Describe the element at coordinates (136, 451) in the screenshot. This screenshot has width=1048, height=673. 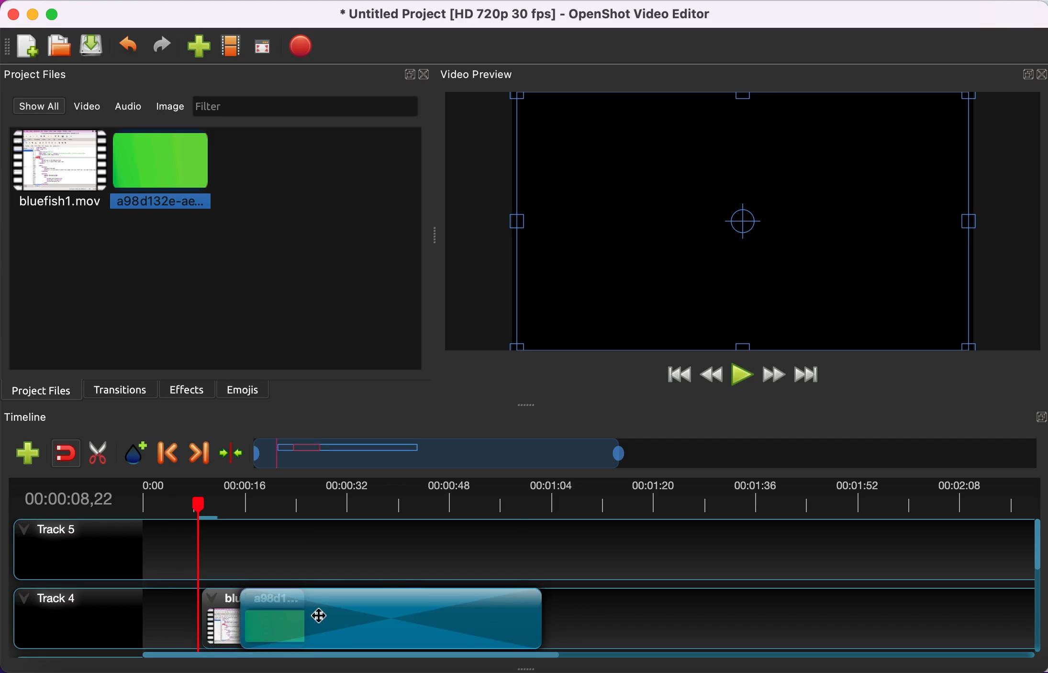
I see `add marker` at that location.